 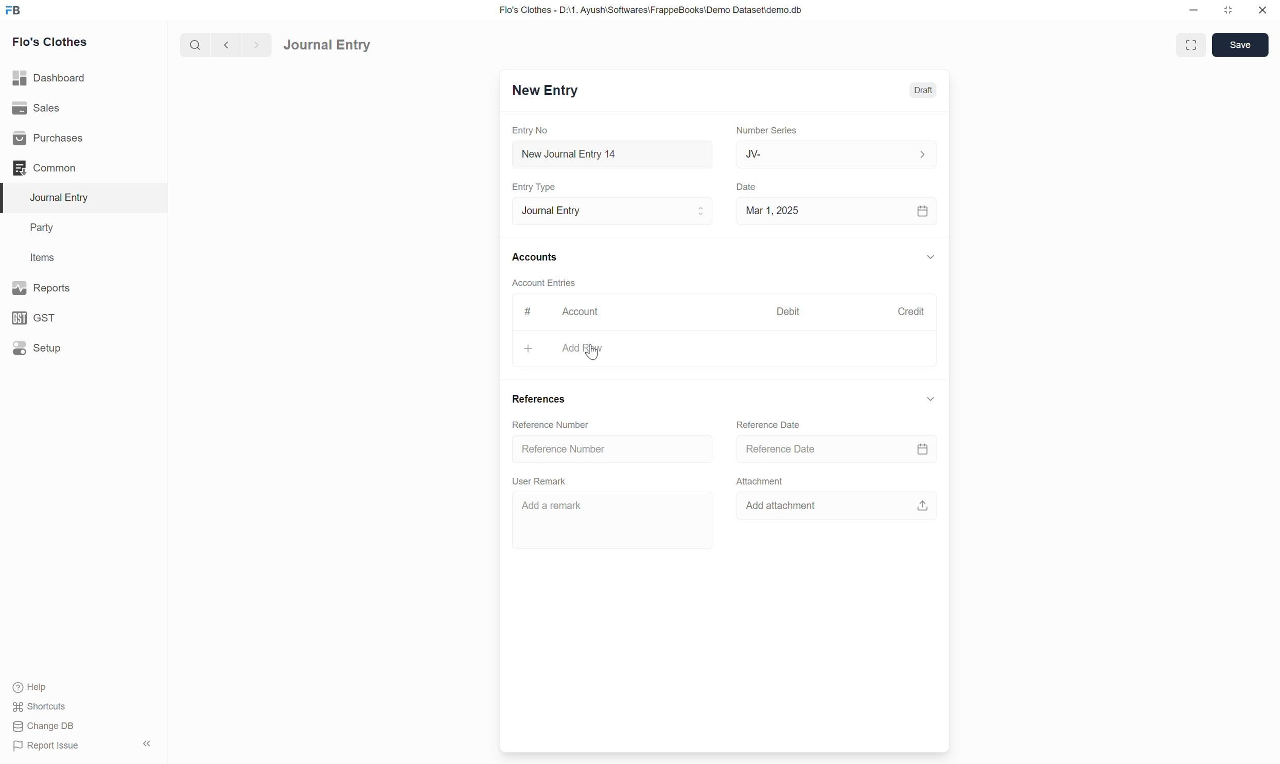 I want to click on Date, so click(x=749, y=187).